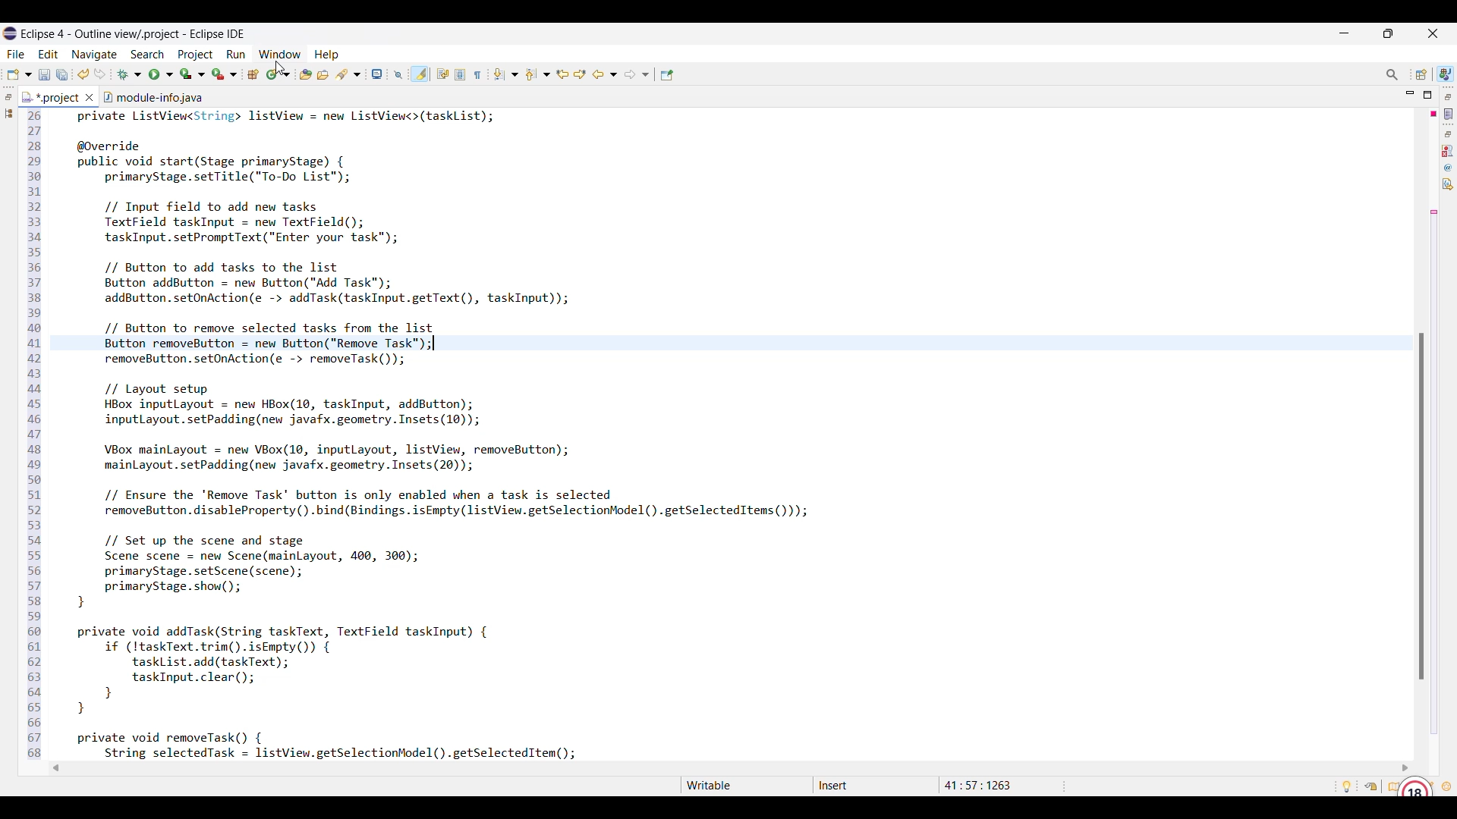  Describe the element at coordinates (1449, 114) in the screenshot. I see `Task list` at that location.